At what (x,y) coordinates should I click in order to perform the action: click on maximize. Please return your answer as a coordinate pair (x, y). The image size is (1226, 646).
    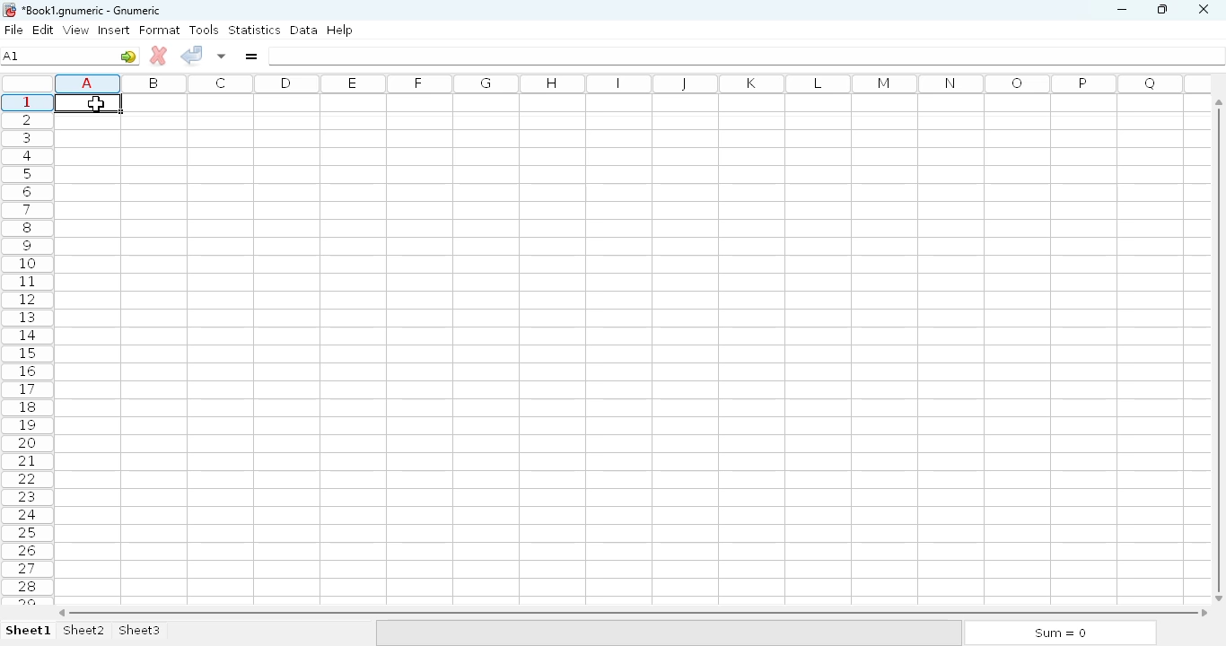
    Looking at the image, I should click on (1161, 8).